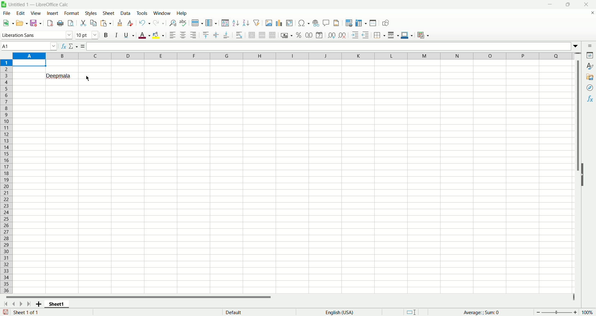 This screenshot has width=596, height=316. I want to click on Save, so click(36, 23).